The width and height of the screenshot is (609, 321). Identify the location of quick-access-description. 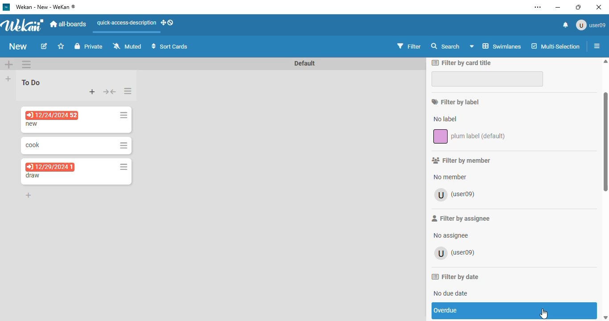
(126, 23).